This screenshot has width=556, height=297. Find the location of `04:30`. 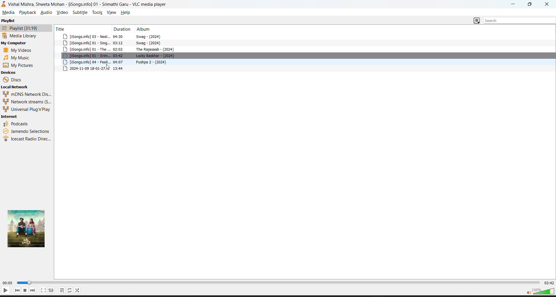

04:30 is located at coordinates (119, 36).